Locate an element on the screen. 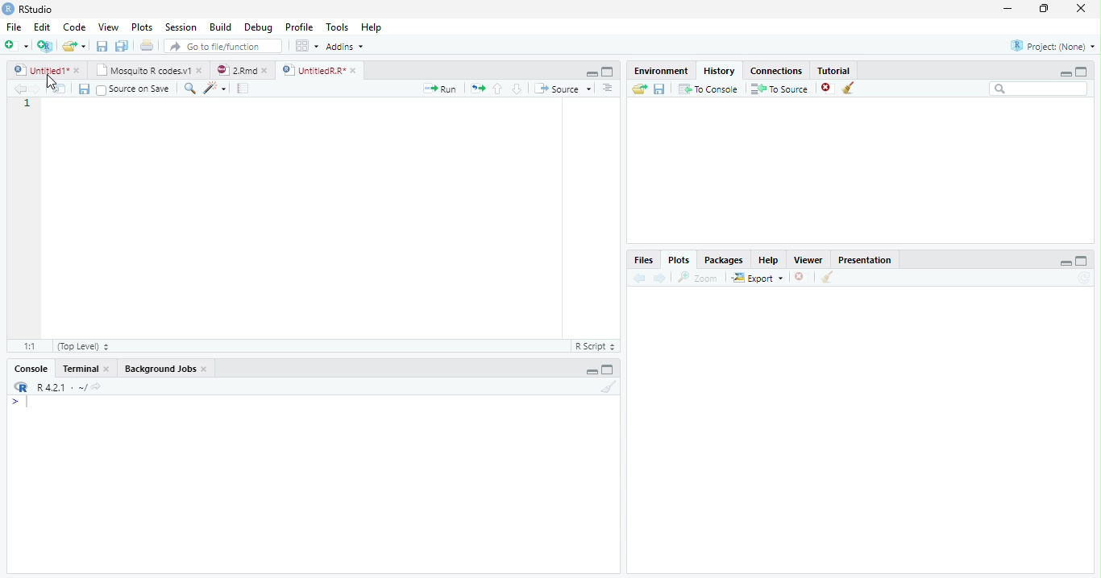  Open recent files is located at coordinates (84, 46).